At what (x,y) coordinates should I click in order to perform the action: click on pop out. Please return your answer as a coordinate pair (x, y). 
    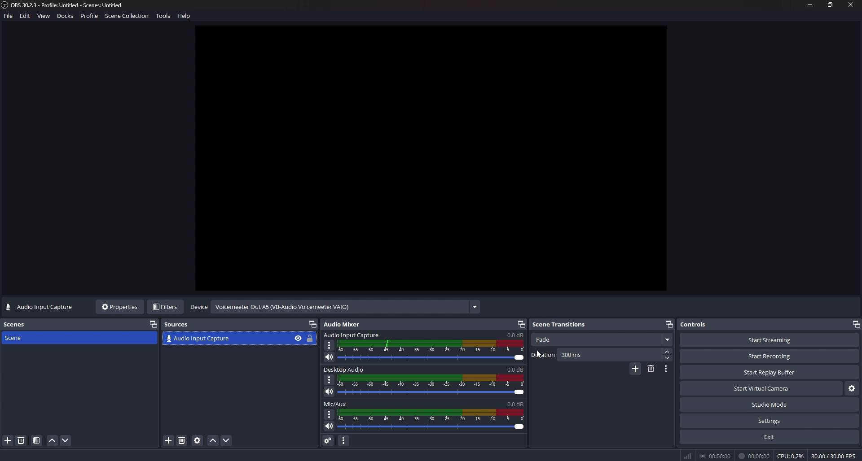
    Looking at the image, I should click on (669, 323).